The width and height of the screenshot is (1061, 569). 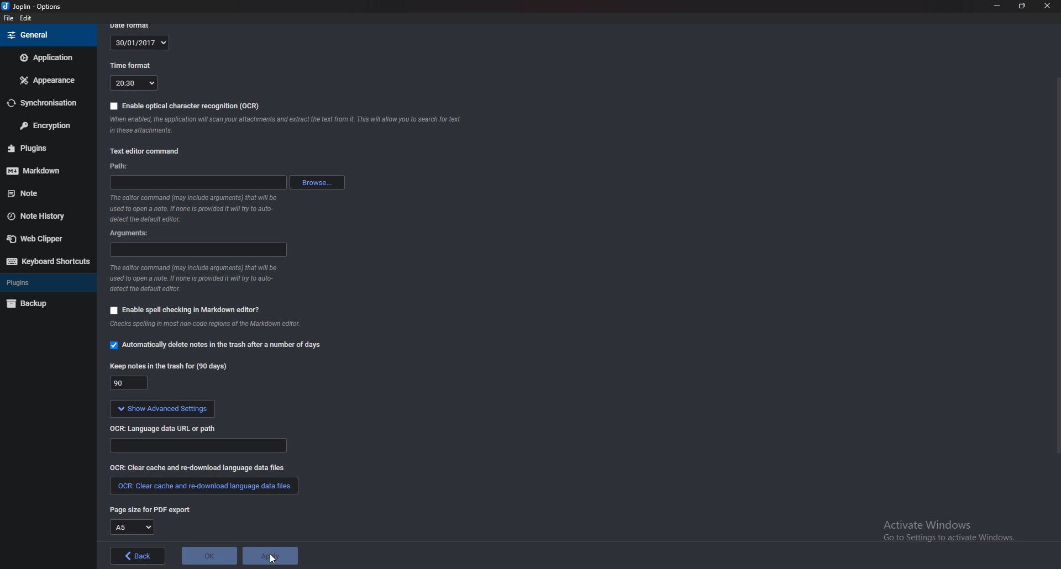 I want to click on Keyboard shortcuts, so click(x=46, y=262).